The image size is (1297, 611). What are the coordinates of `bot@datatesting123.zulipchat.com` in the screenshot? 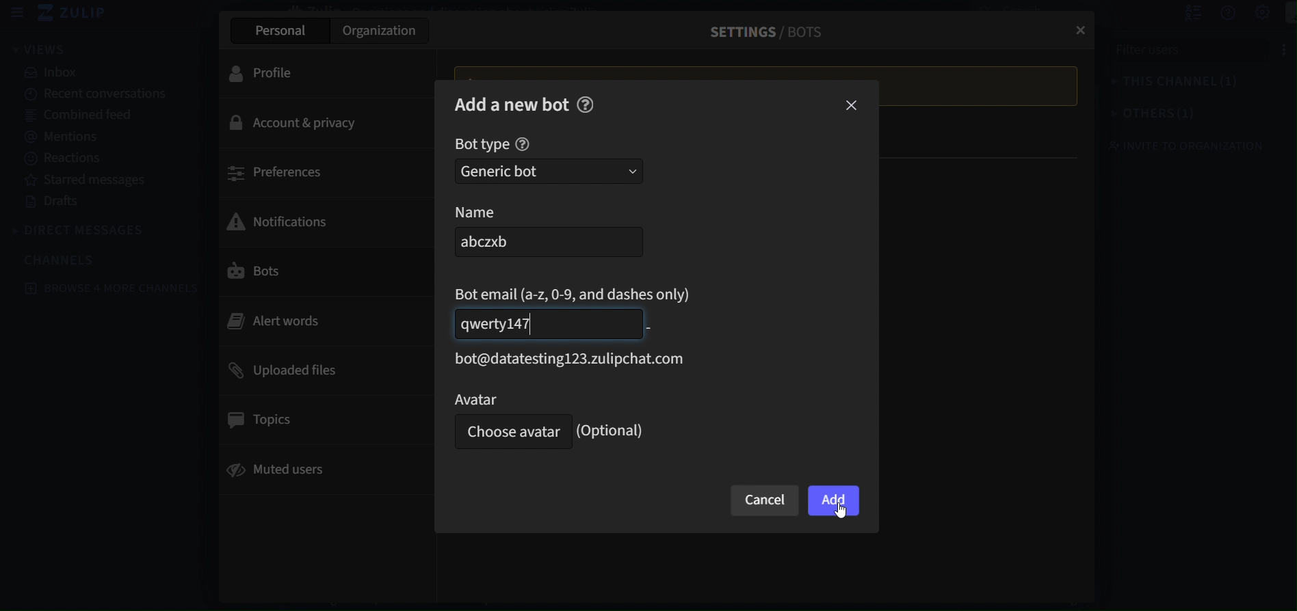 It's located at (565, 359).